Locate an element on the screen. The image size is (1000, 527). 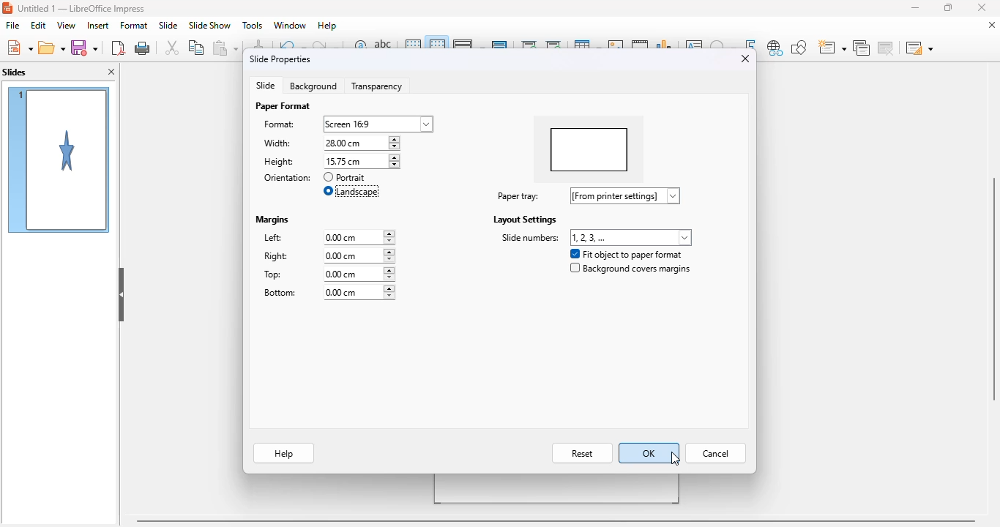
copy is located at coordinates (197, 48).